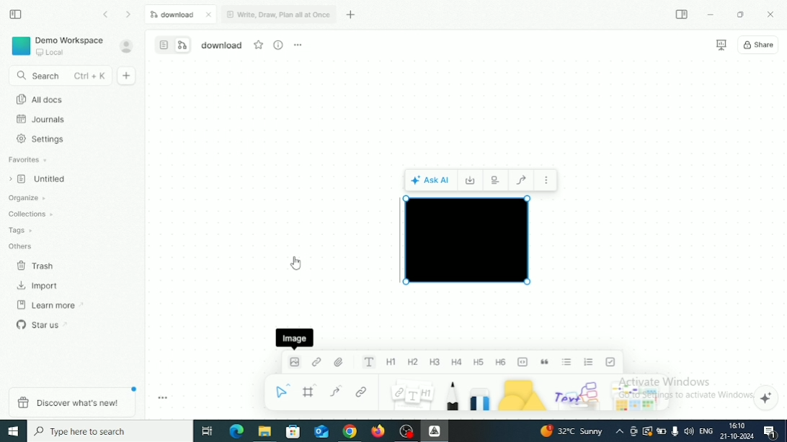 The height and width of the screenshot is (442, 787). I want to click on Learn more, so click(51, 305).